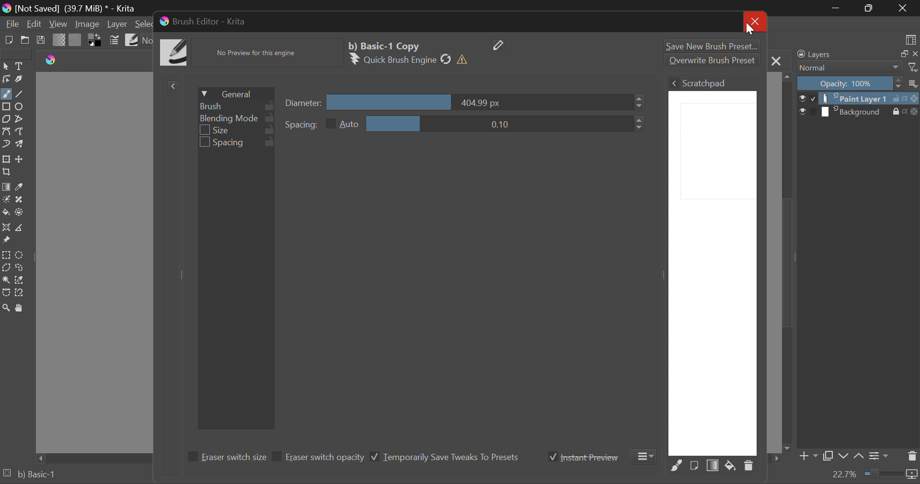 This screenshot has width=920, height=484. I want to click on Fill area with current Image, so click(694, 466).